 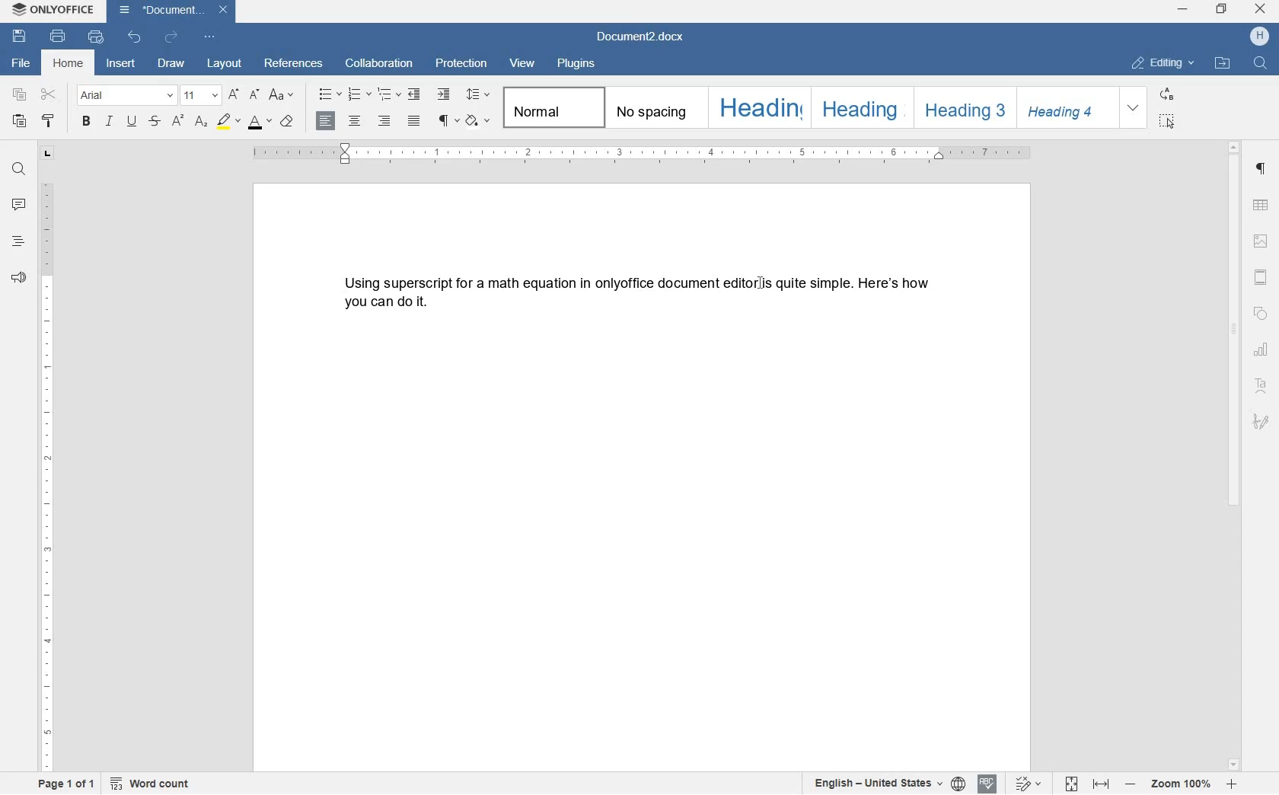 I want to click on restore, so click(x=1223, y=8).